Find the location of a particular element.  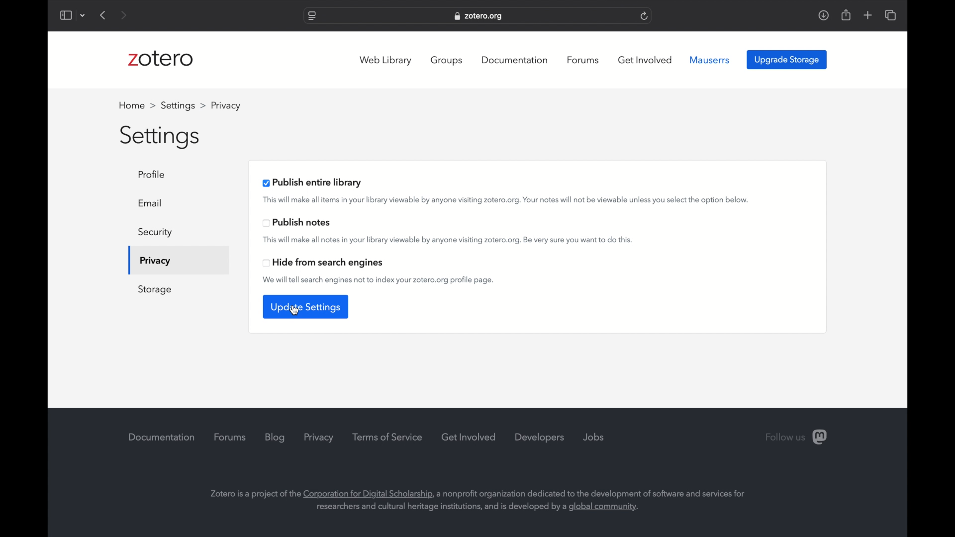

forums is located at coordinates (584, 60).